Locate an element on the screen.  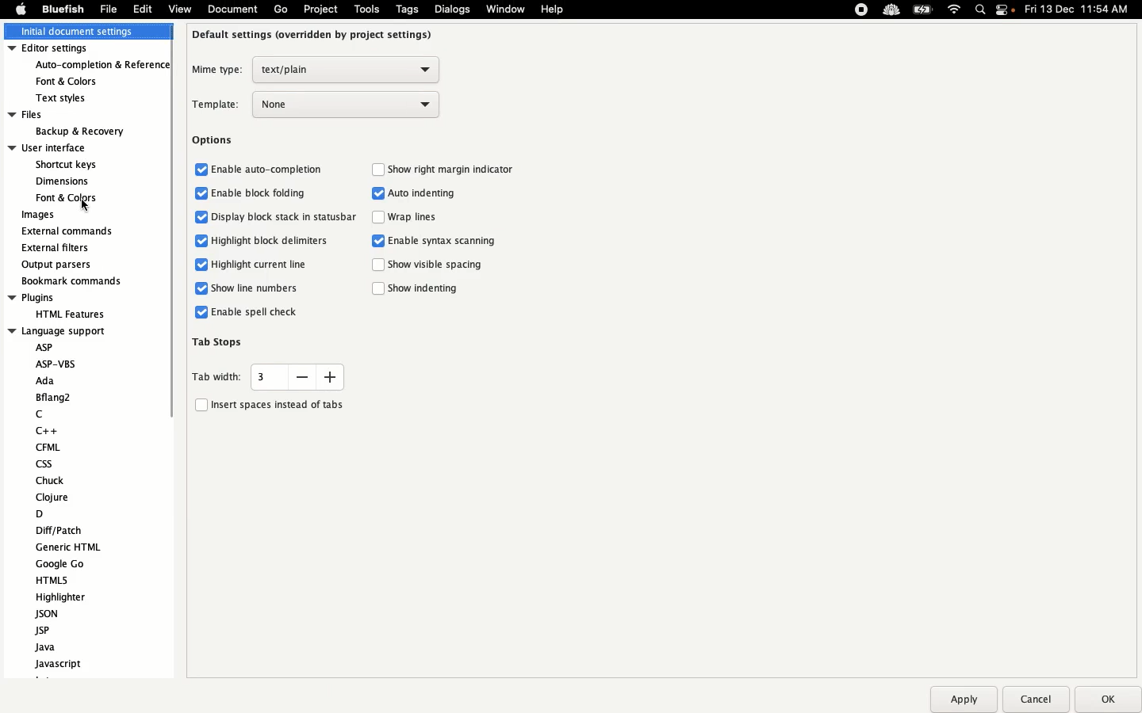
Auto indenting is located at coordinates (417, 194).